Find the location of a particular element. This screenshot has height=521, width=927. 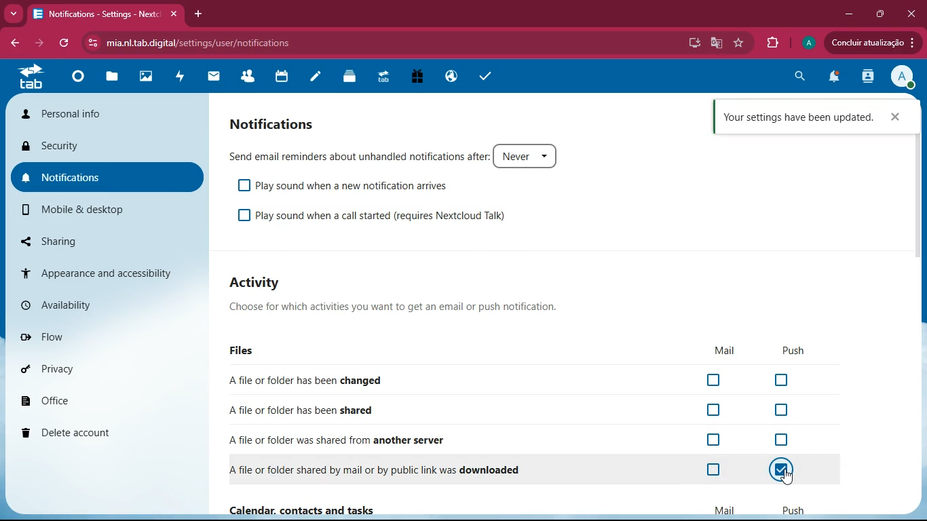

Notifications - Settings - Nextc is located at coordinates (106, 14).